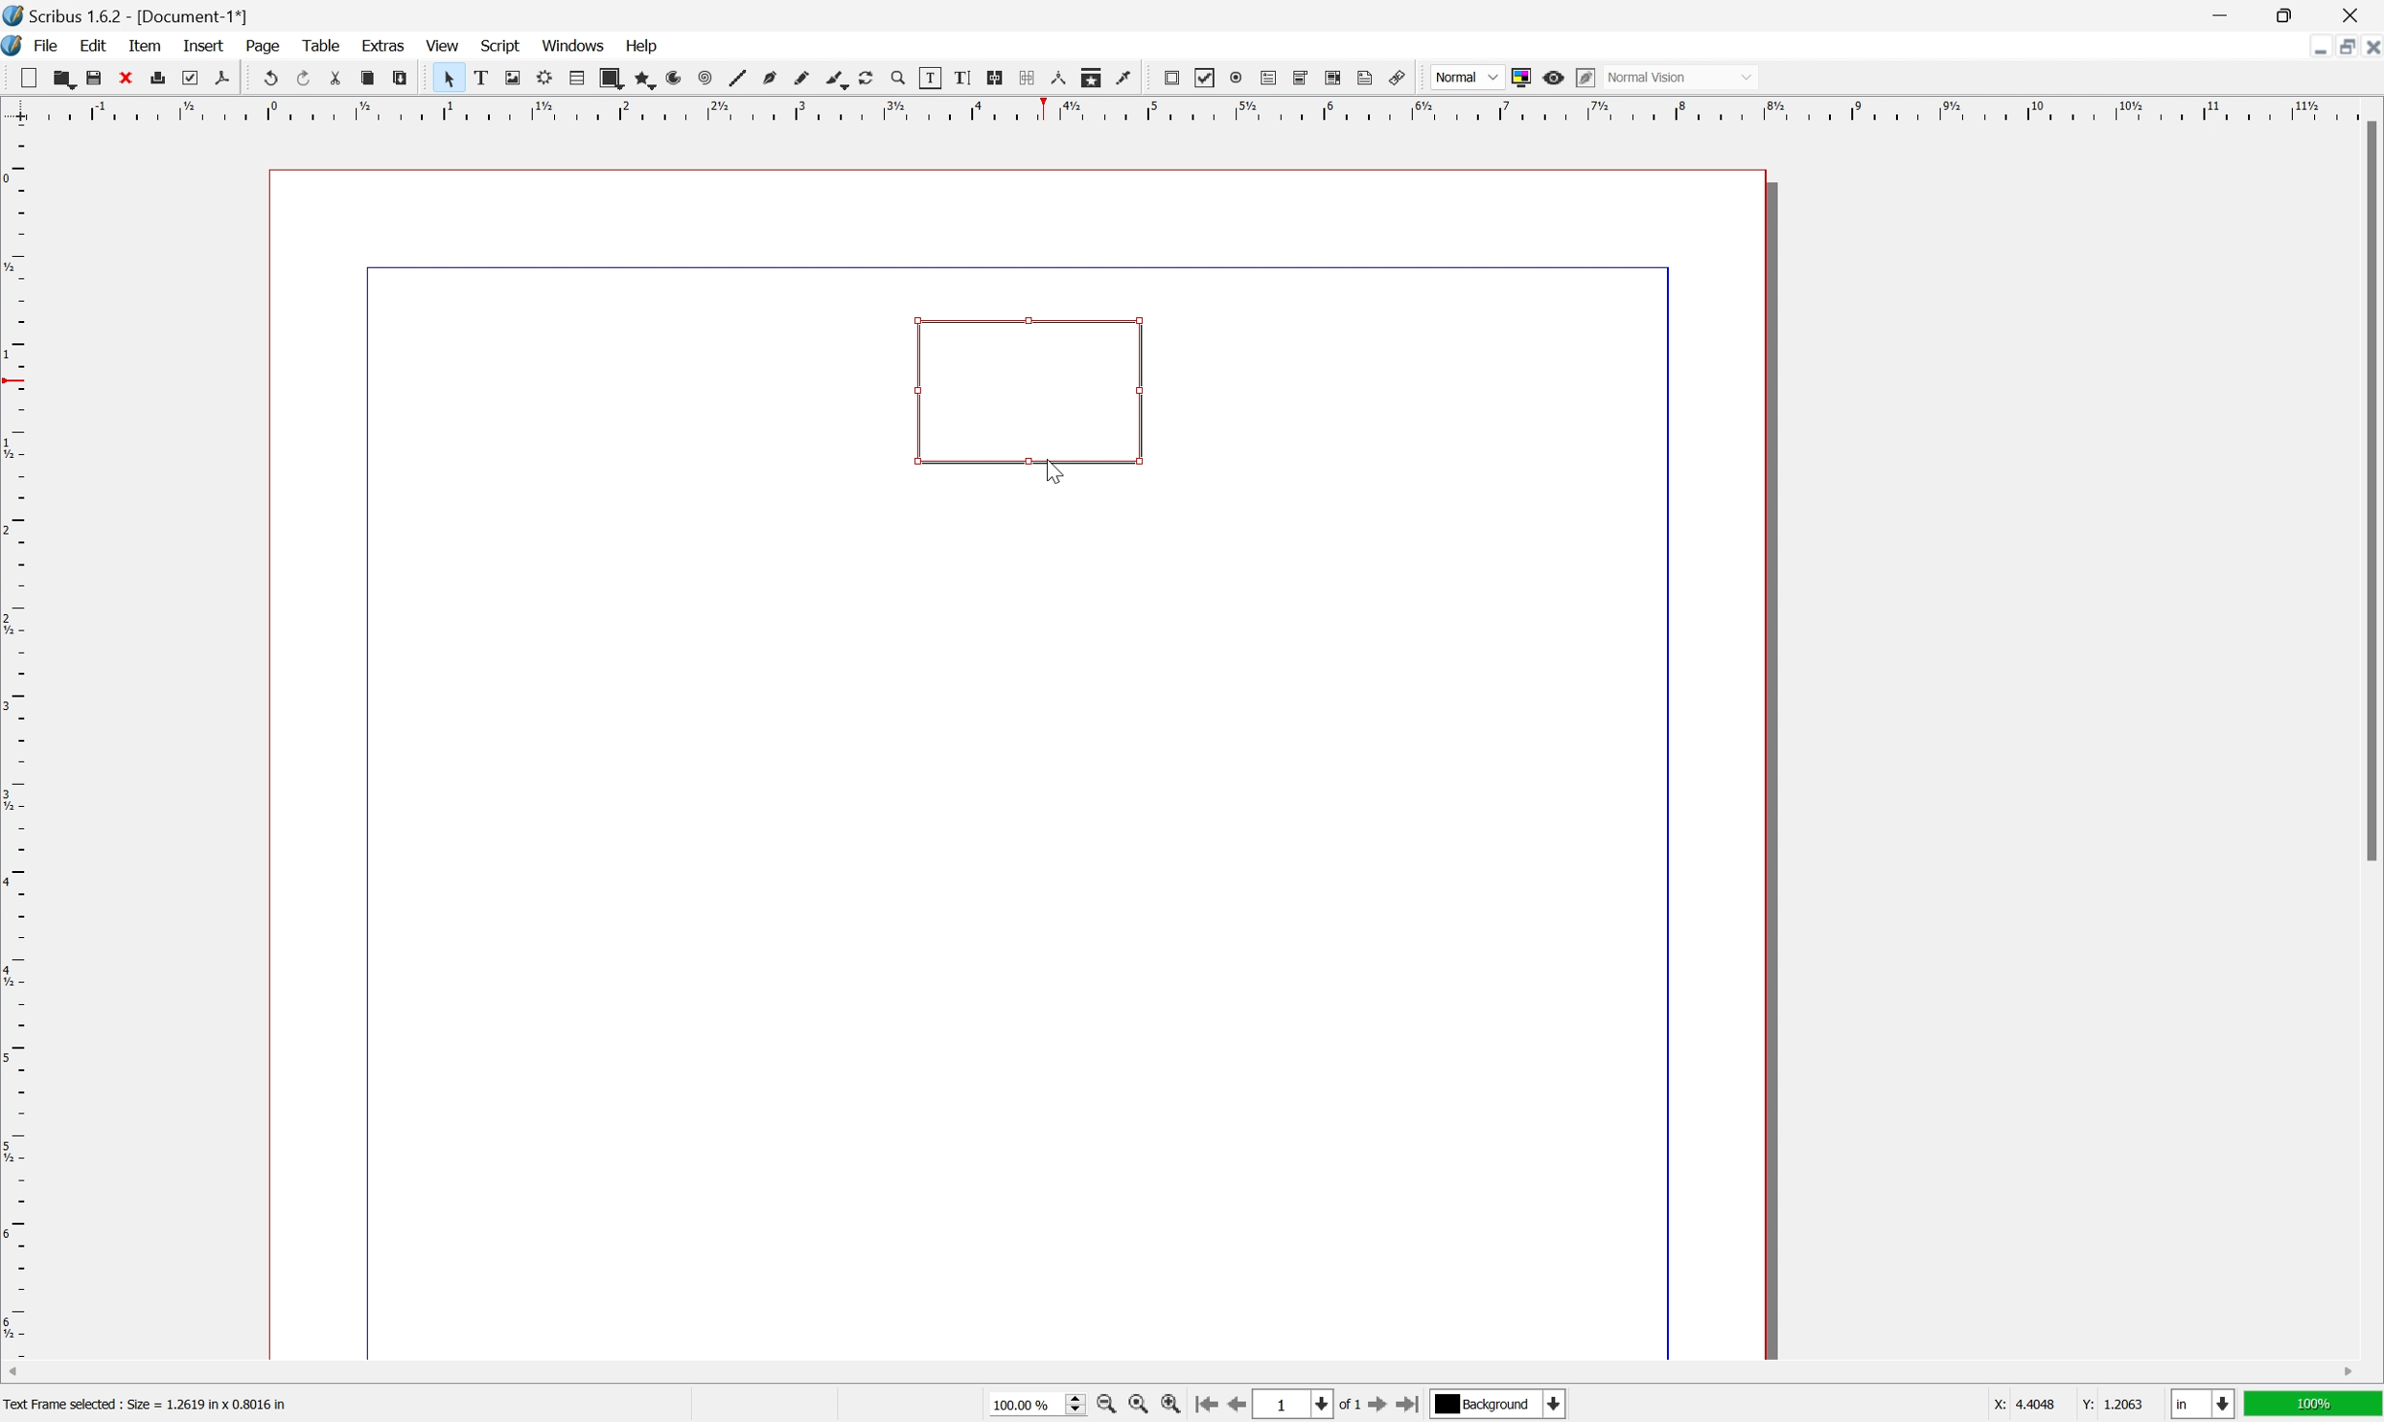 The height and width of the screenshot is (1422, 2384). Describe the element at coordinates (307, 78) in the screenshot. I see `redo` at that location.